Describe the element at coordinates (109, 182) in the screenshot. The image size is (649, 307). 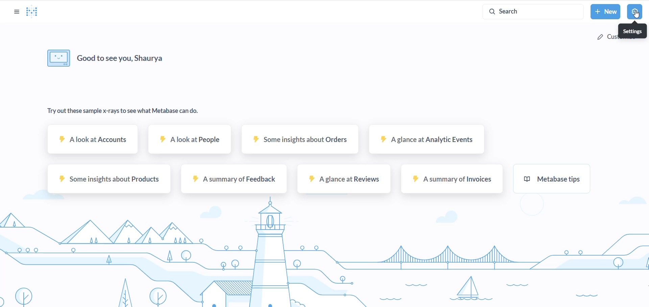
I see `some insights about products` at that location.